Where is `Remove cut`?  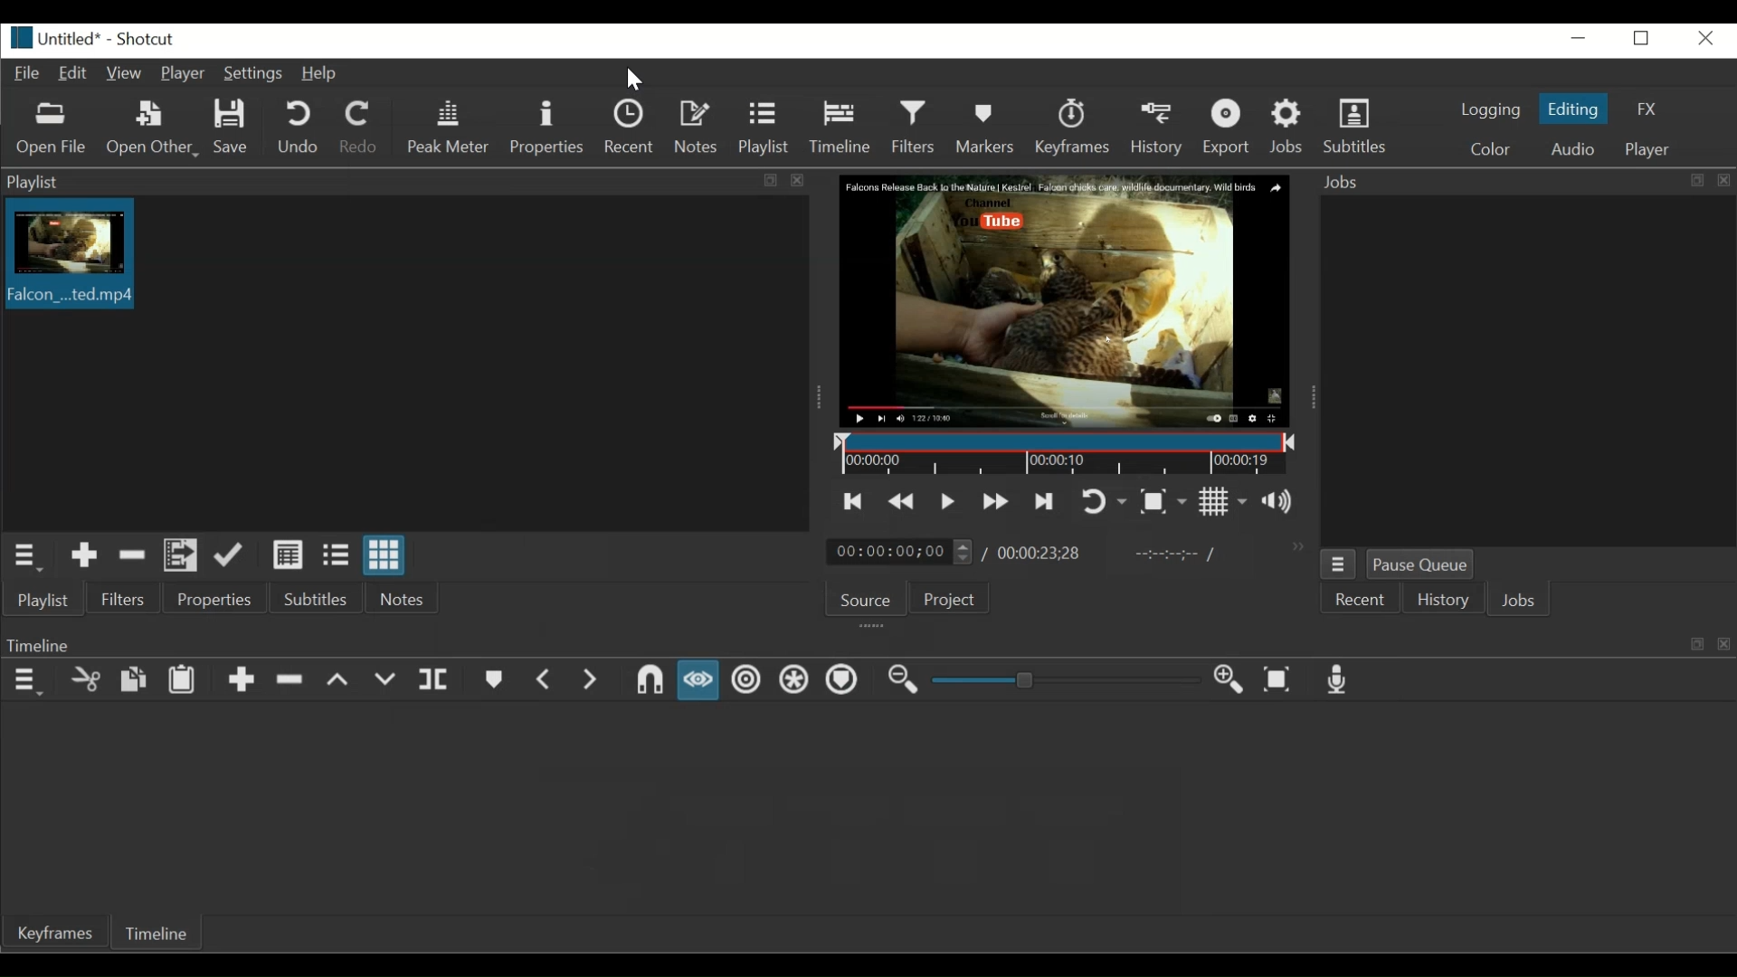 Remove cut is located at coordinates (132, 556).